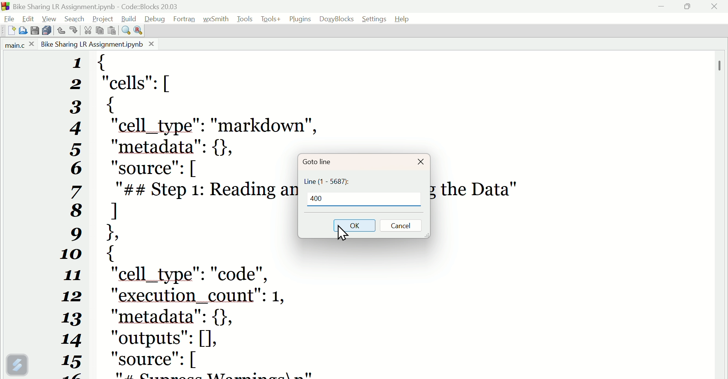  I want to click on maximise, so click(690, 8).